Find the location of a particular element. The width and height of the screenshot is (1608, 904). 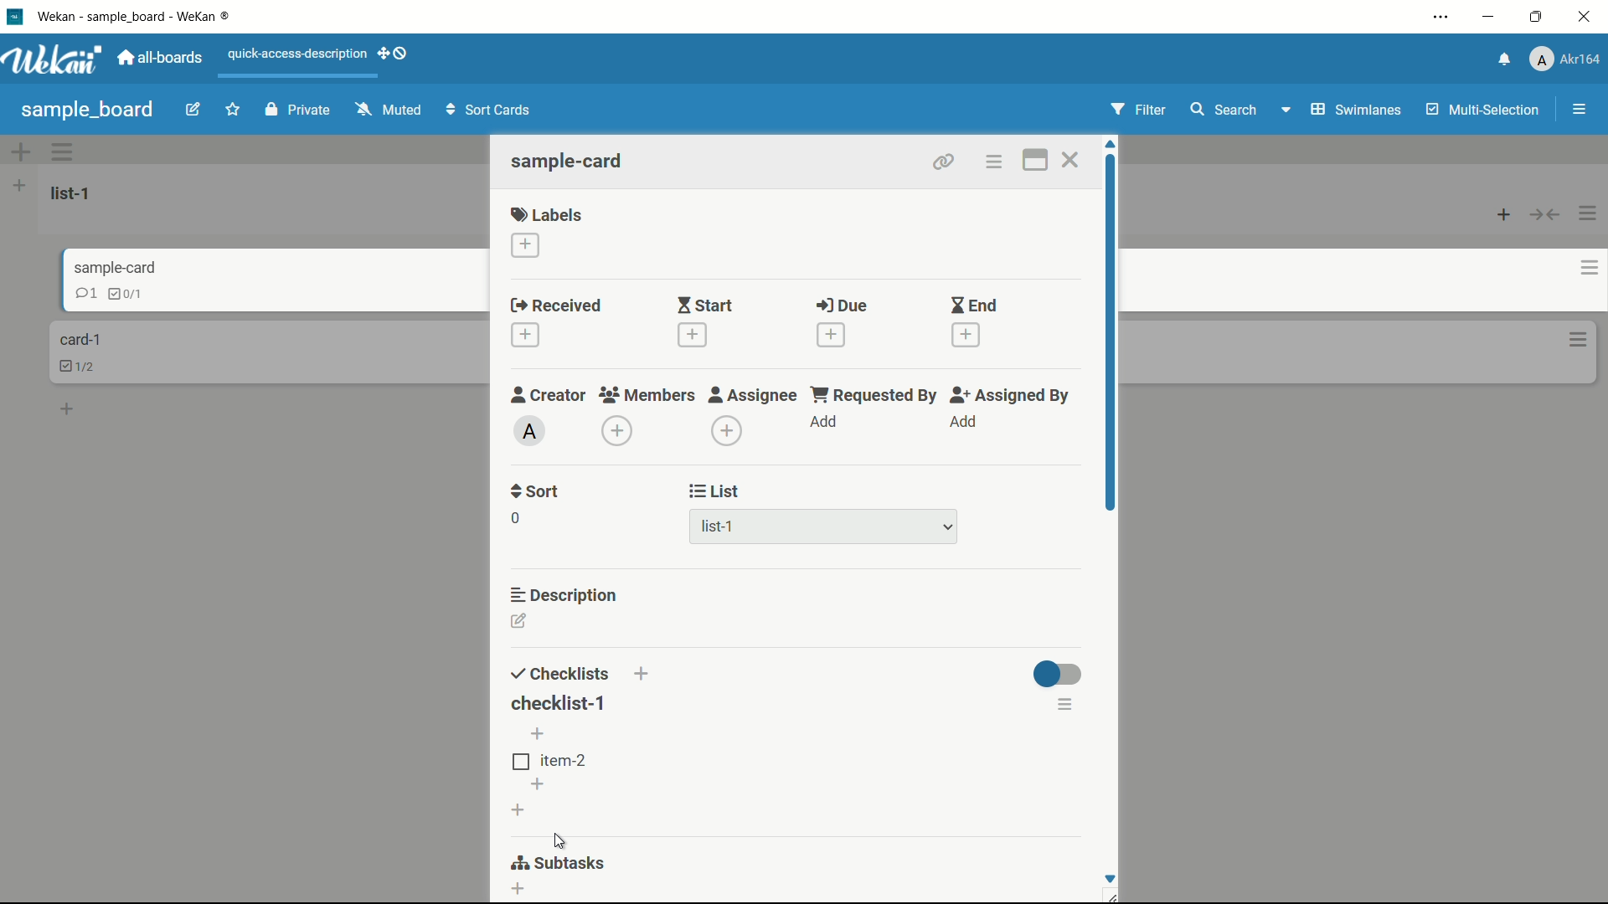

checklists is located at coordinates (561, 675).